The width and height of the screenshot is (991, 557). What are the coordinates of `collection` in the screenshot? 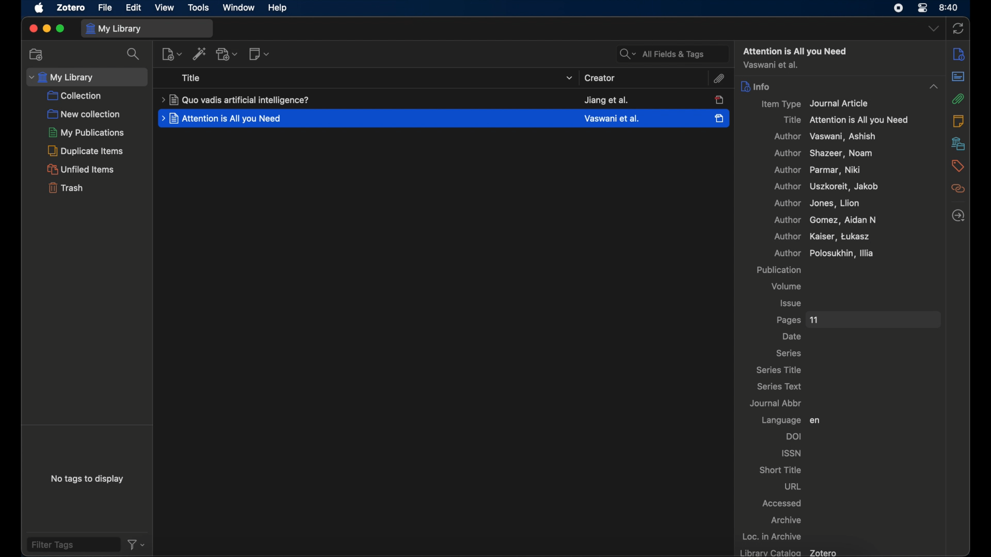 It's located at (75, 96).